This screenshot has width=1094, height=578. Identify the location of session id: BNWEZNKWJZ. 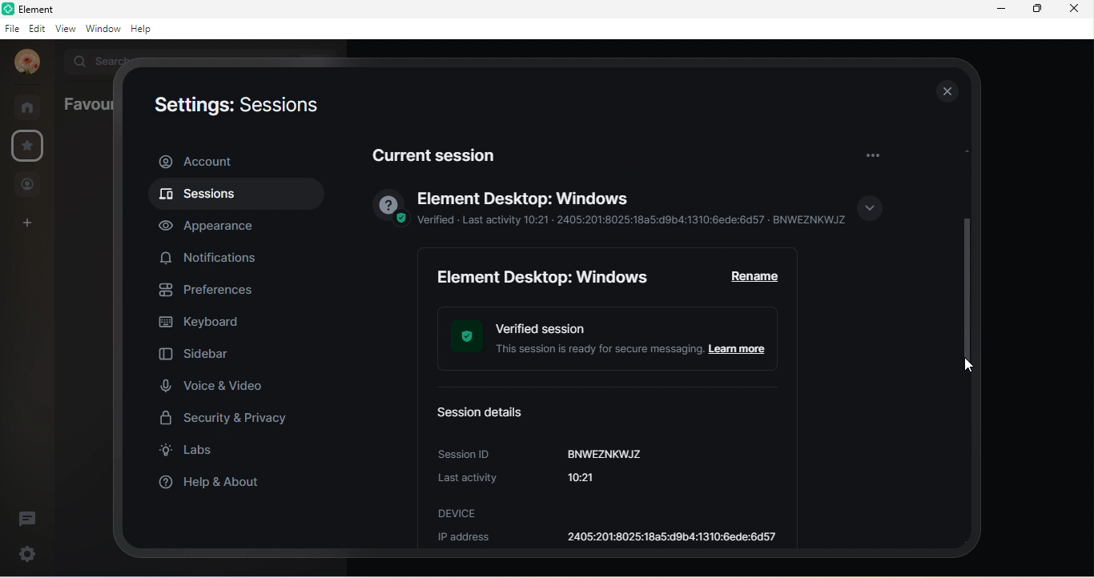
(542, 452).